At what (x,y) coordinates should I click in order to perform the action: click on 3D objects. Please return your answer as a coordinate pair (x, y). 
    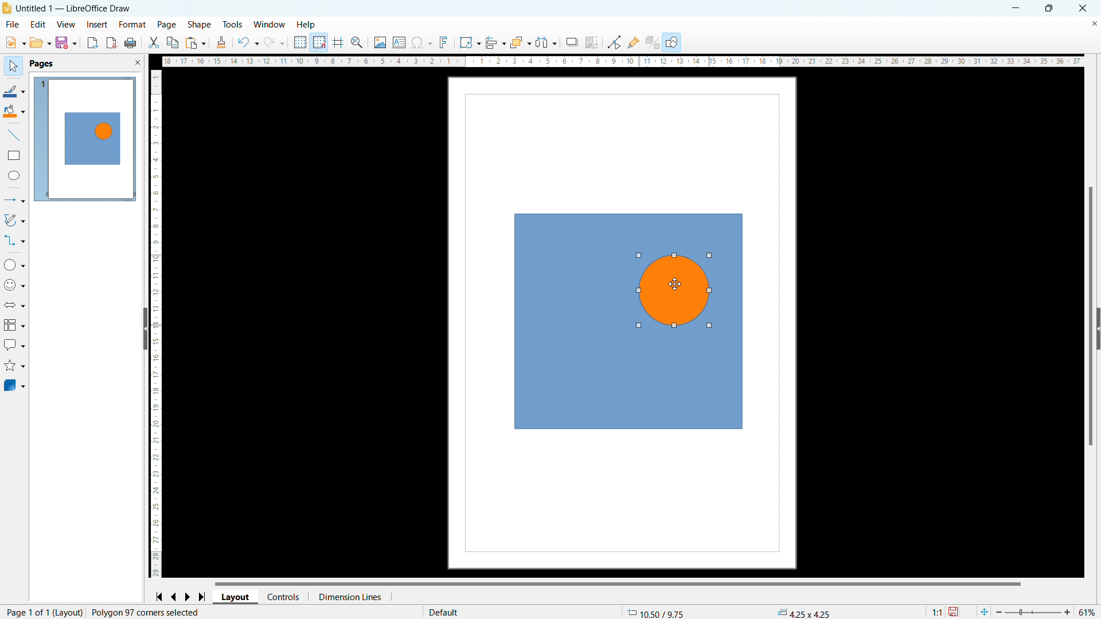
    Looking at the image, I should click on (13, 385).